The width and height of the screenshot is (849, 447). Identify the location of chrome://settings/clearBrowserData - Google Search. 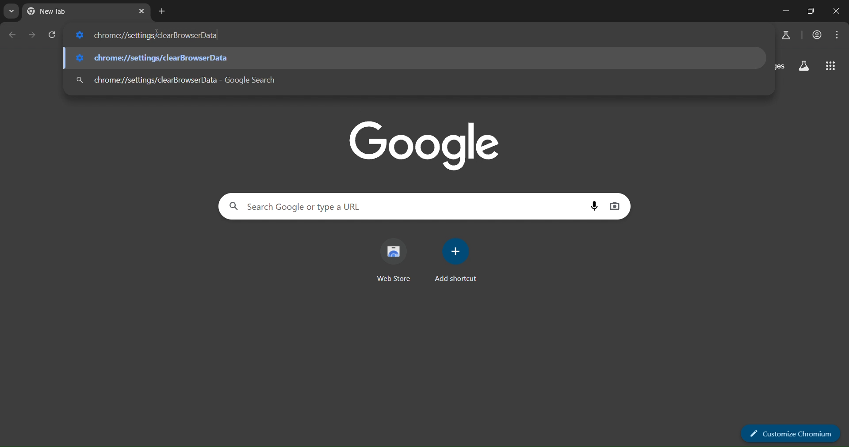
(430, 81).